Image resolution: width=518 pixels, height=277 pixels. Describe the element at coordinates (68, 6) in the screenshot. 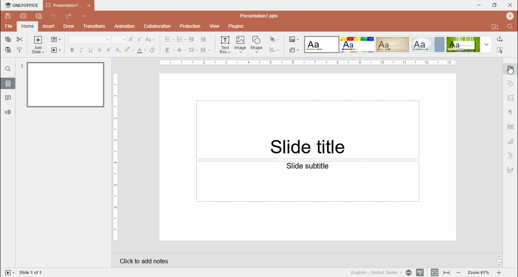

I see `presentation 1` at that location.